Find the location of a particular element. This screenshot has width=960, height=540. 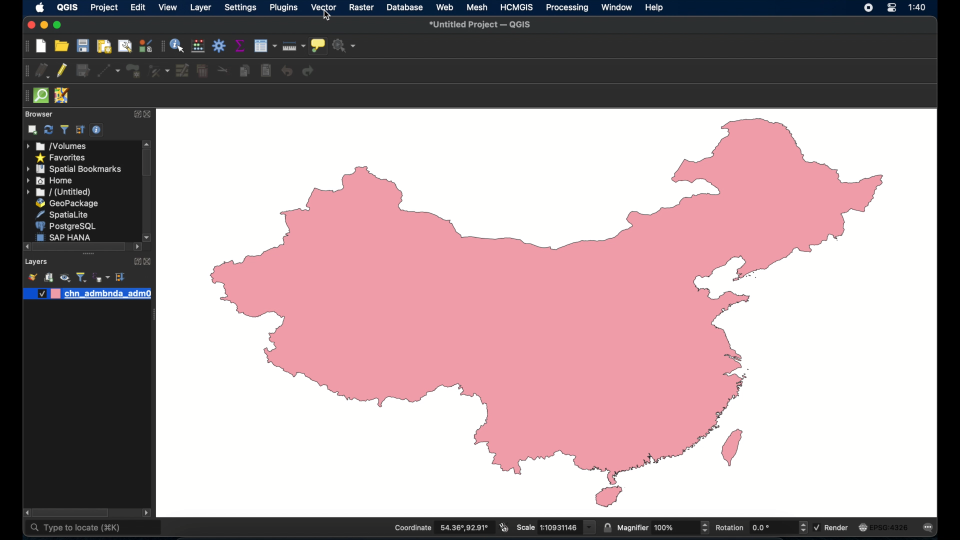

vector is located at coordinates (323, 8).